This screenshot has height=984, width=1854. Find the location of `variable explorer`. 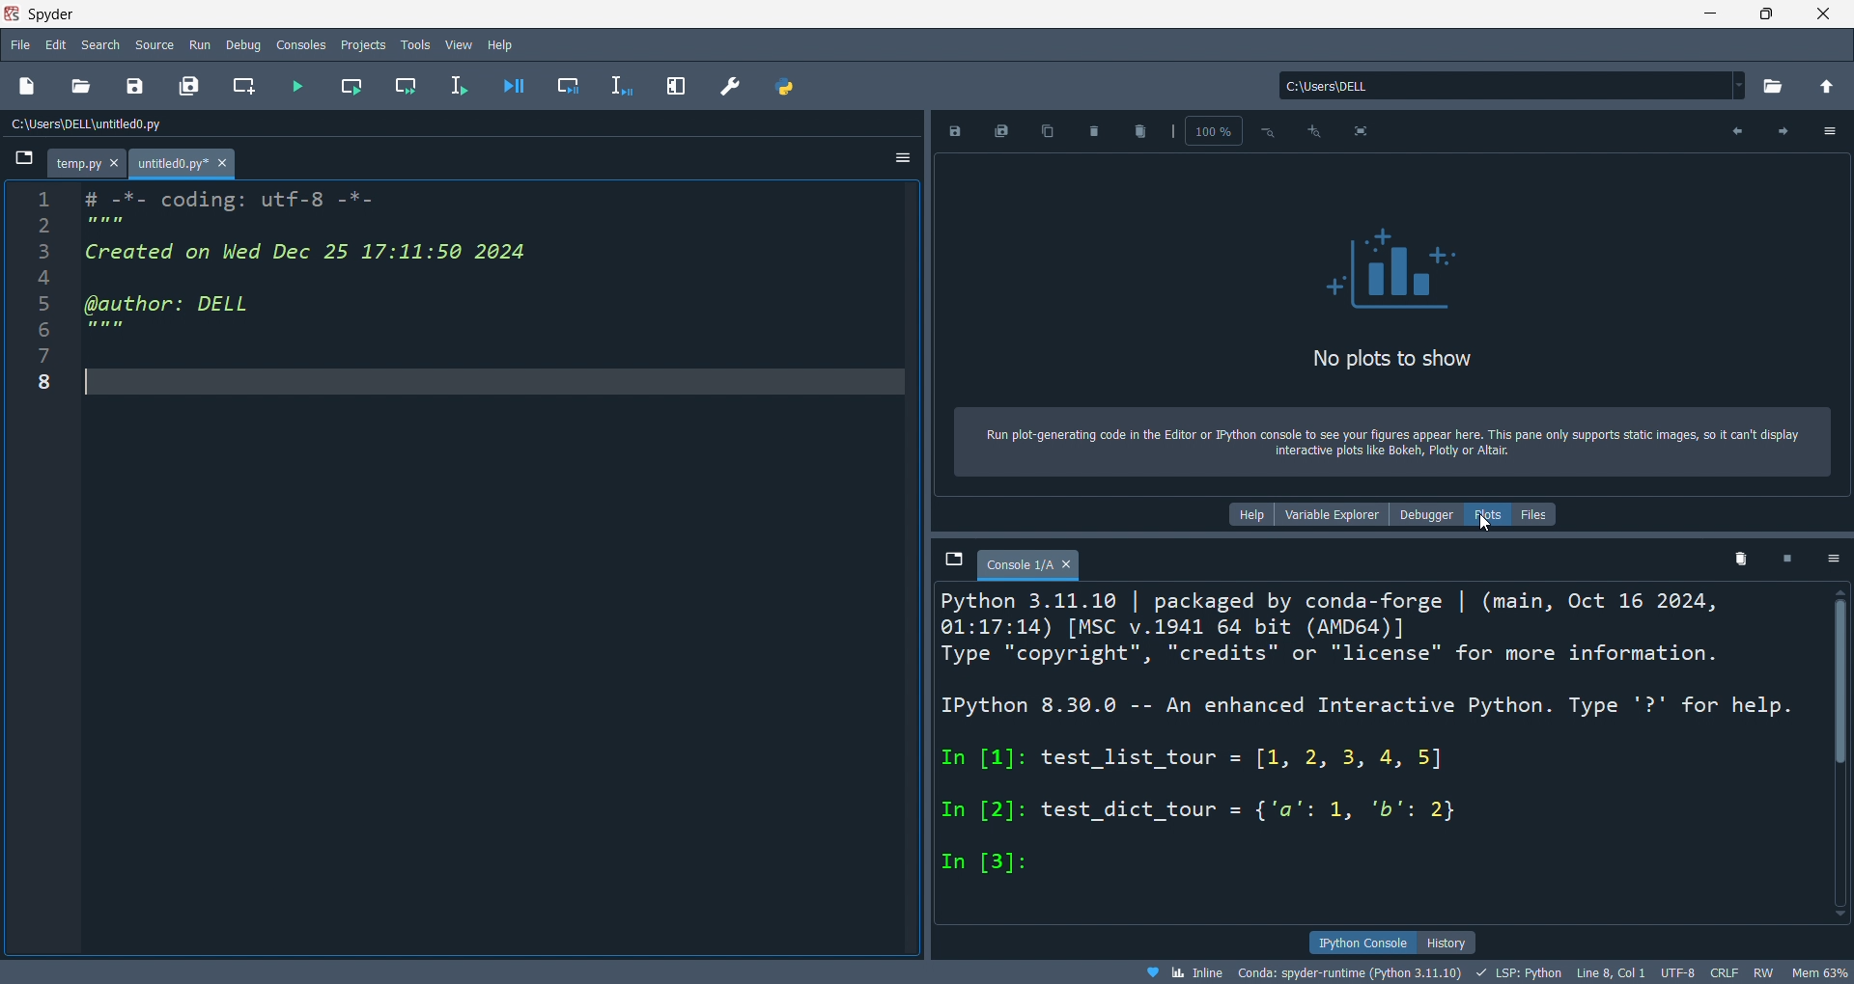

variable explorer is located at coordinates (1334, 514).